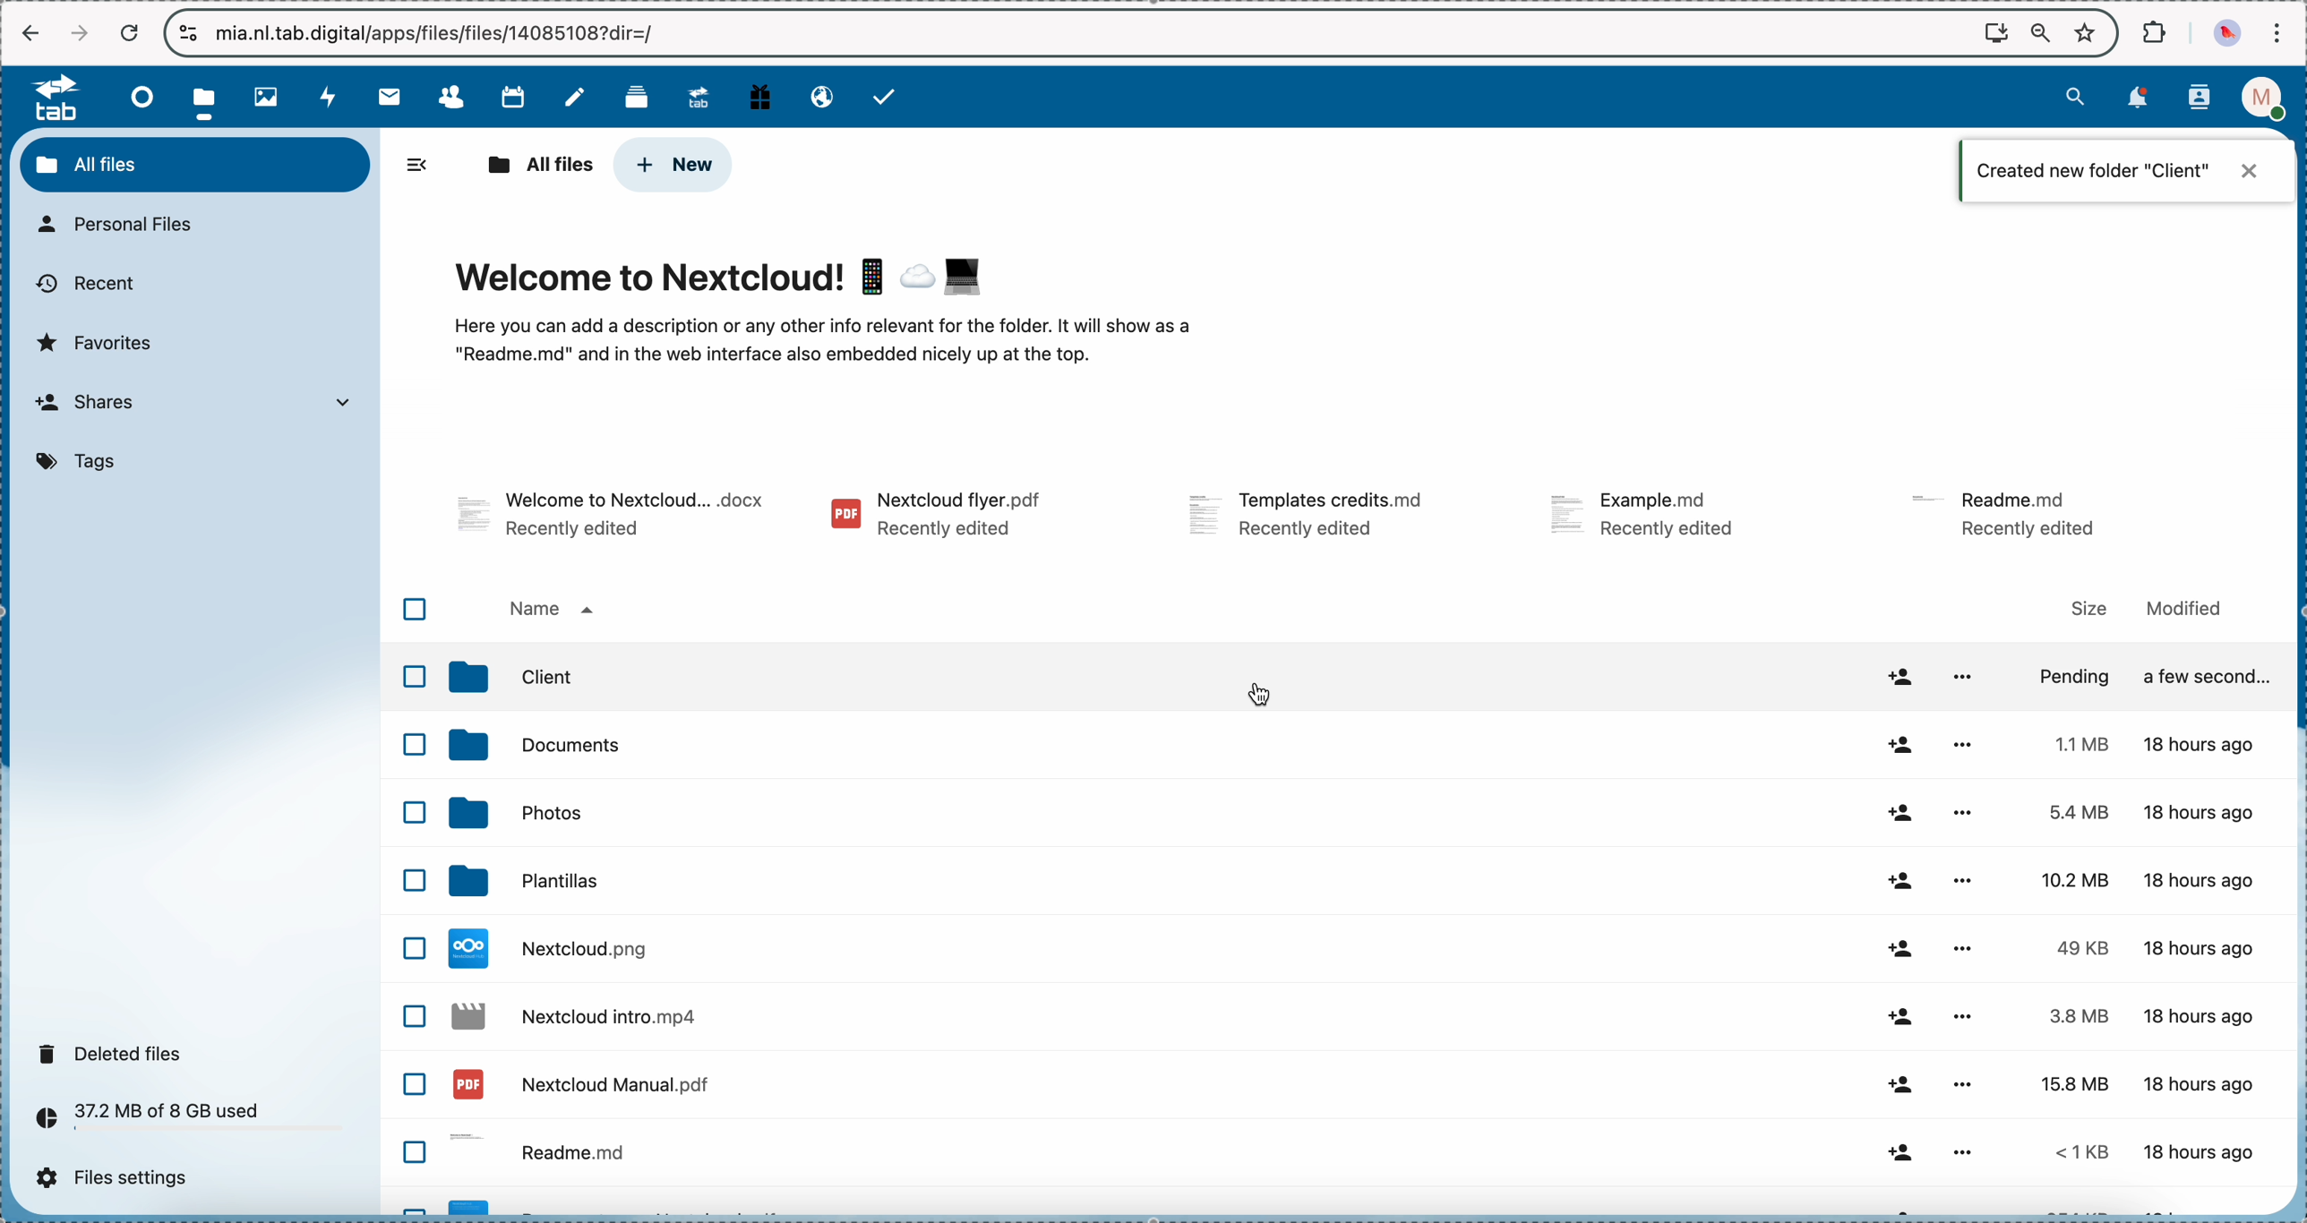 This screenshot has width=2307, height=1223. I want to click on favorites, so click(2088, 31).